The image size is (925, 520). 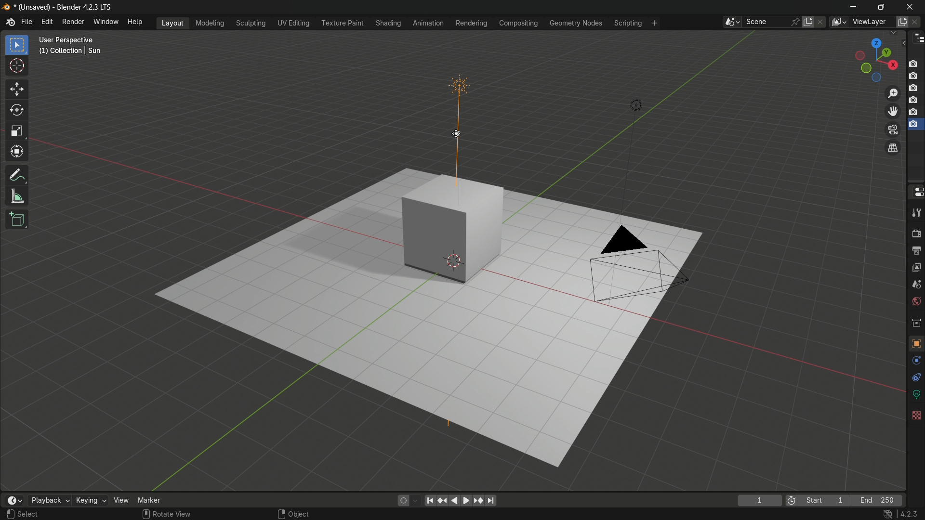 What do you see at coordinates (853, 6) in the screenshot?
I see `minimize` at bounding box center [853, 6].